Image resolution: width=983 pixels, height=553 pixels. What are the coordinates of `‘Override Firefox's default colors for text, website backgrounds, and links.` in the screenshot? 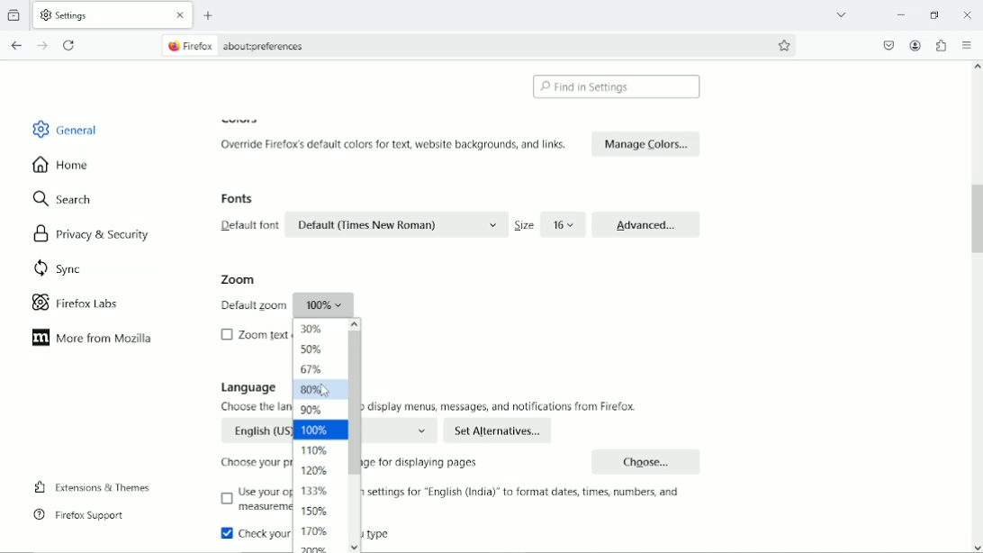 It's located at (397, 144).